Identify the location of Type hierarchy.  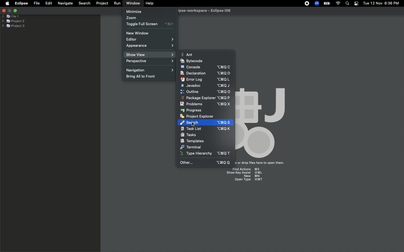
(207, 154).